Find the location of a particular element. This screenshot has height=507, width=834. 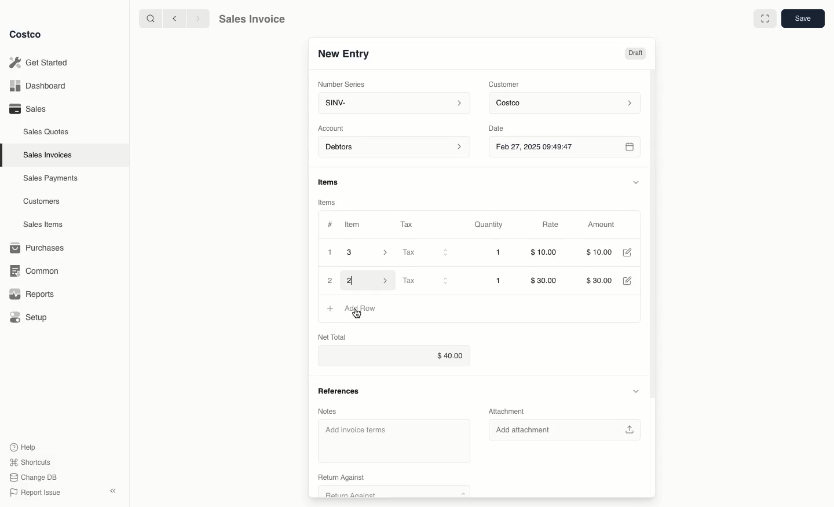

Hashtag is located at coordinates (330, 225).